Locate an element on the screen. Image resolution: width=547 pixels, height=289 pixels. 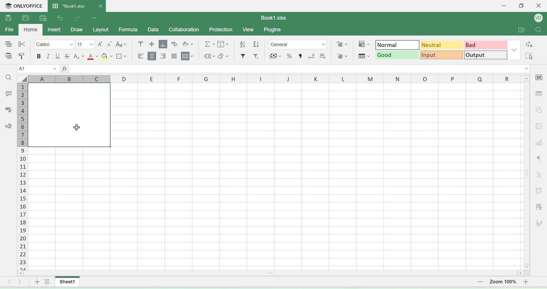
cell name is located at coordinates (39, 69).